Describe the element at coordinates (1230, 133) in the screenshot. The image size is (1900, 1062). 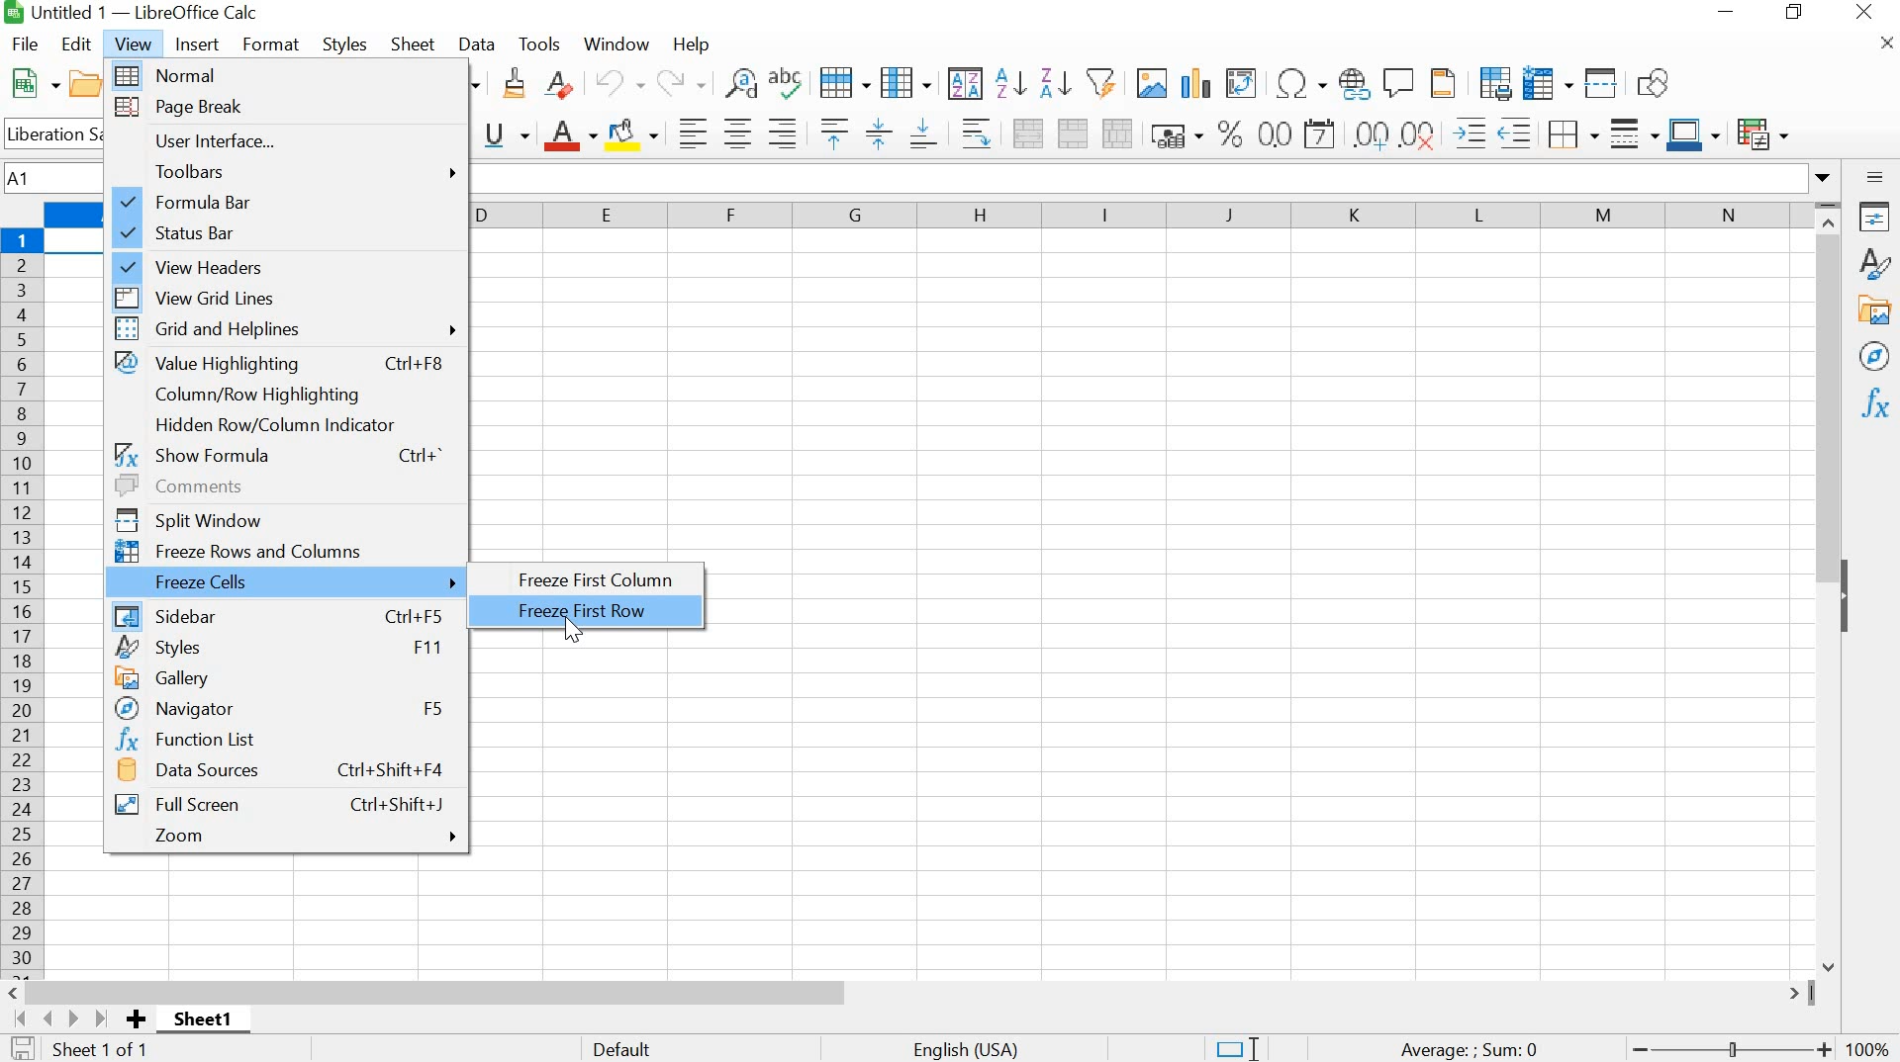
I see `FORMAT AS PERCENT` at that location.